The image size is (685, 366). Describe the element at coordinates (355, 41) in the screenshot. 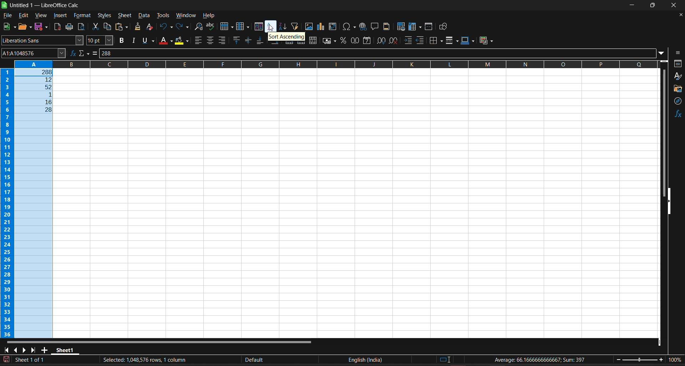

I see `format as number` at that location.